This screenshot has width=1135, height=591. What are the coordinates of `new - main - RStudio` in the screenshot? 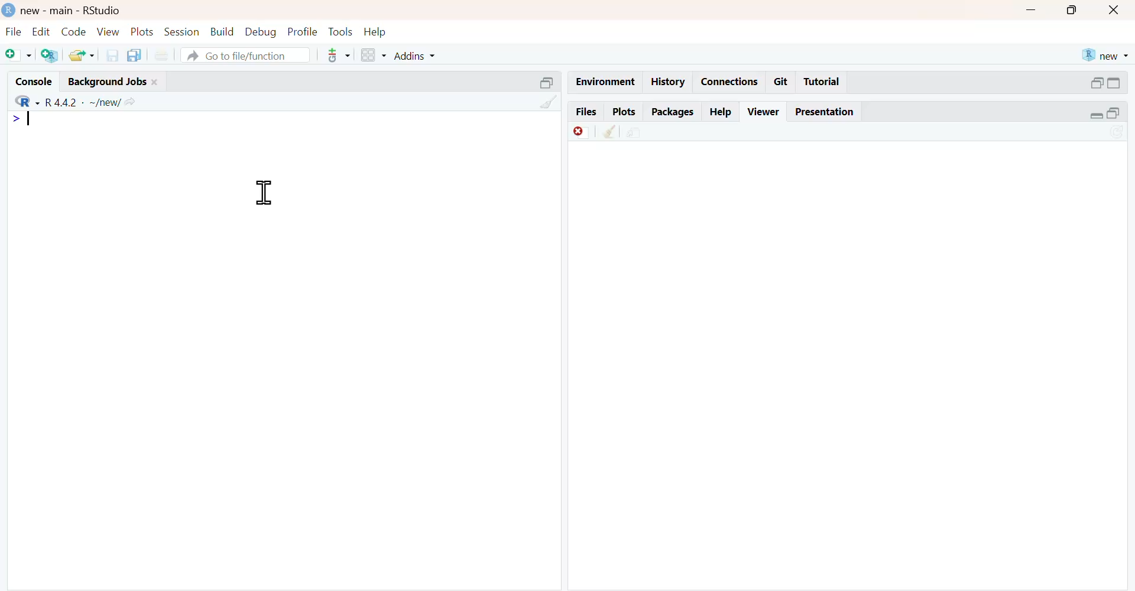 It's located at (73, 11).